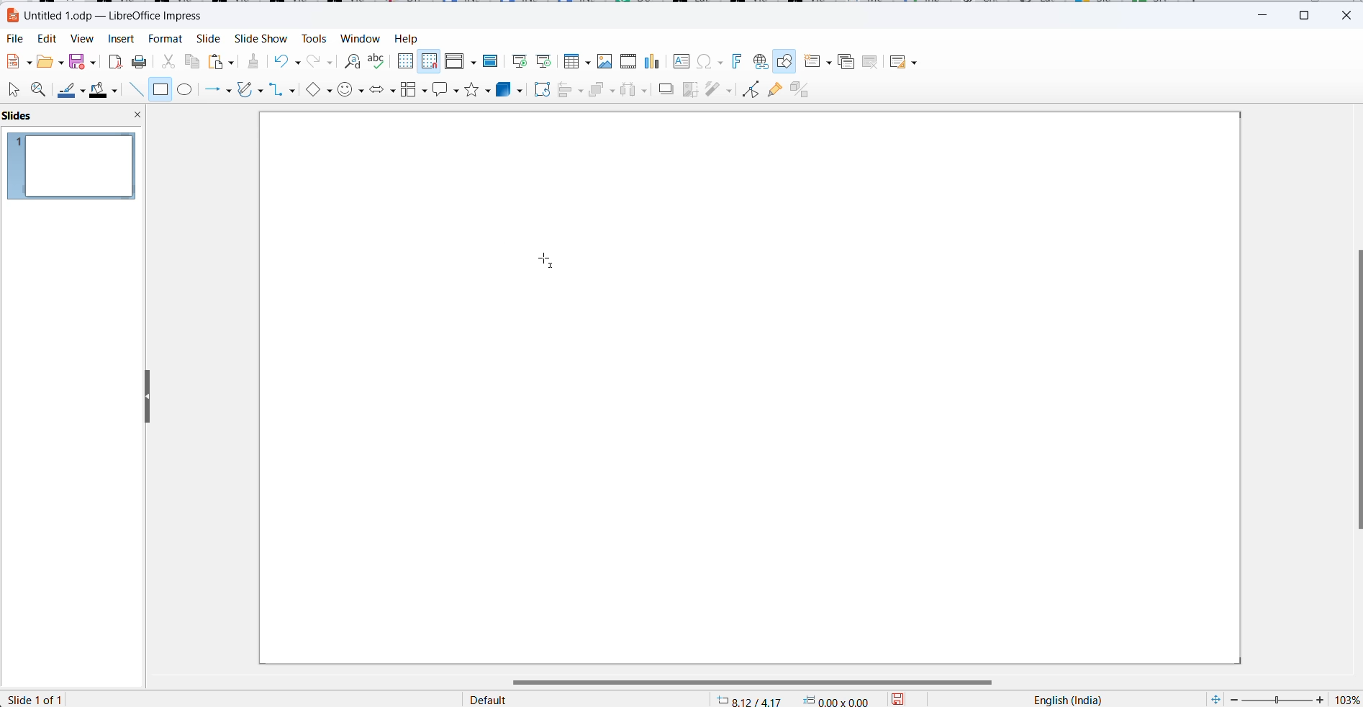 The height and width of the screenshot is (707, 1363). I want to click on distribute objects, so click(634, 91).